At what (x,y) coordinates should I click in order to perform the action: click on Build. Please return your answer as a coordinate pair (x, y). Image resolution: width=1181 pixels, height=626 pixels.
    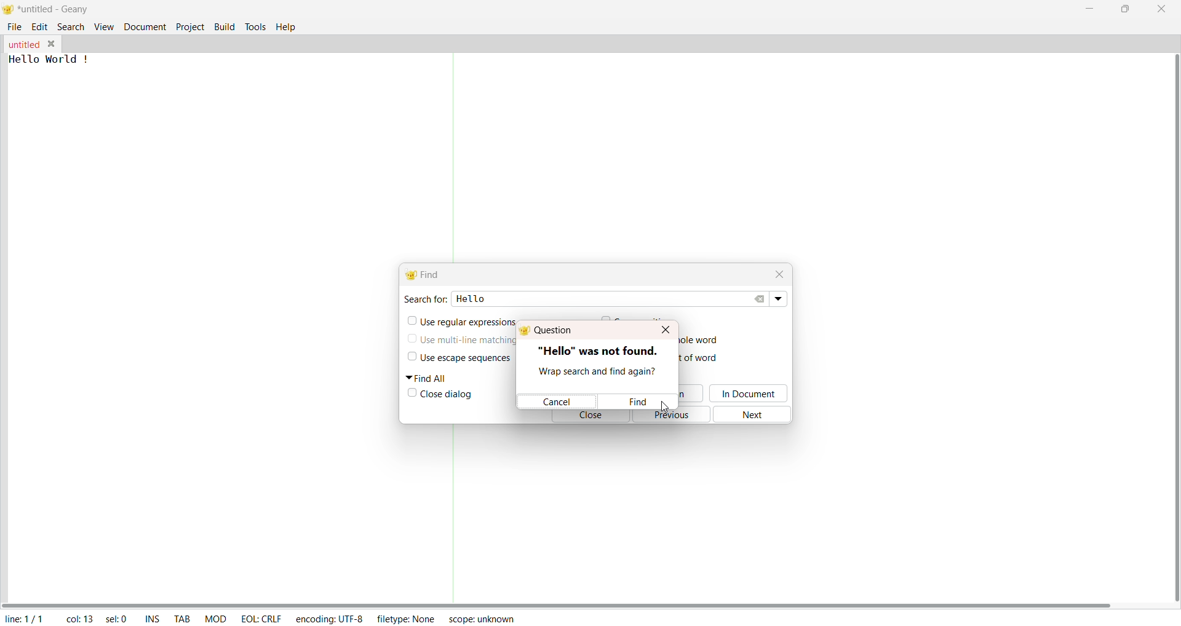
    Looking at the image, I should click on (225, 26).